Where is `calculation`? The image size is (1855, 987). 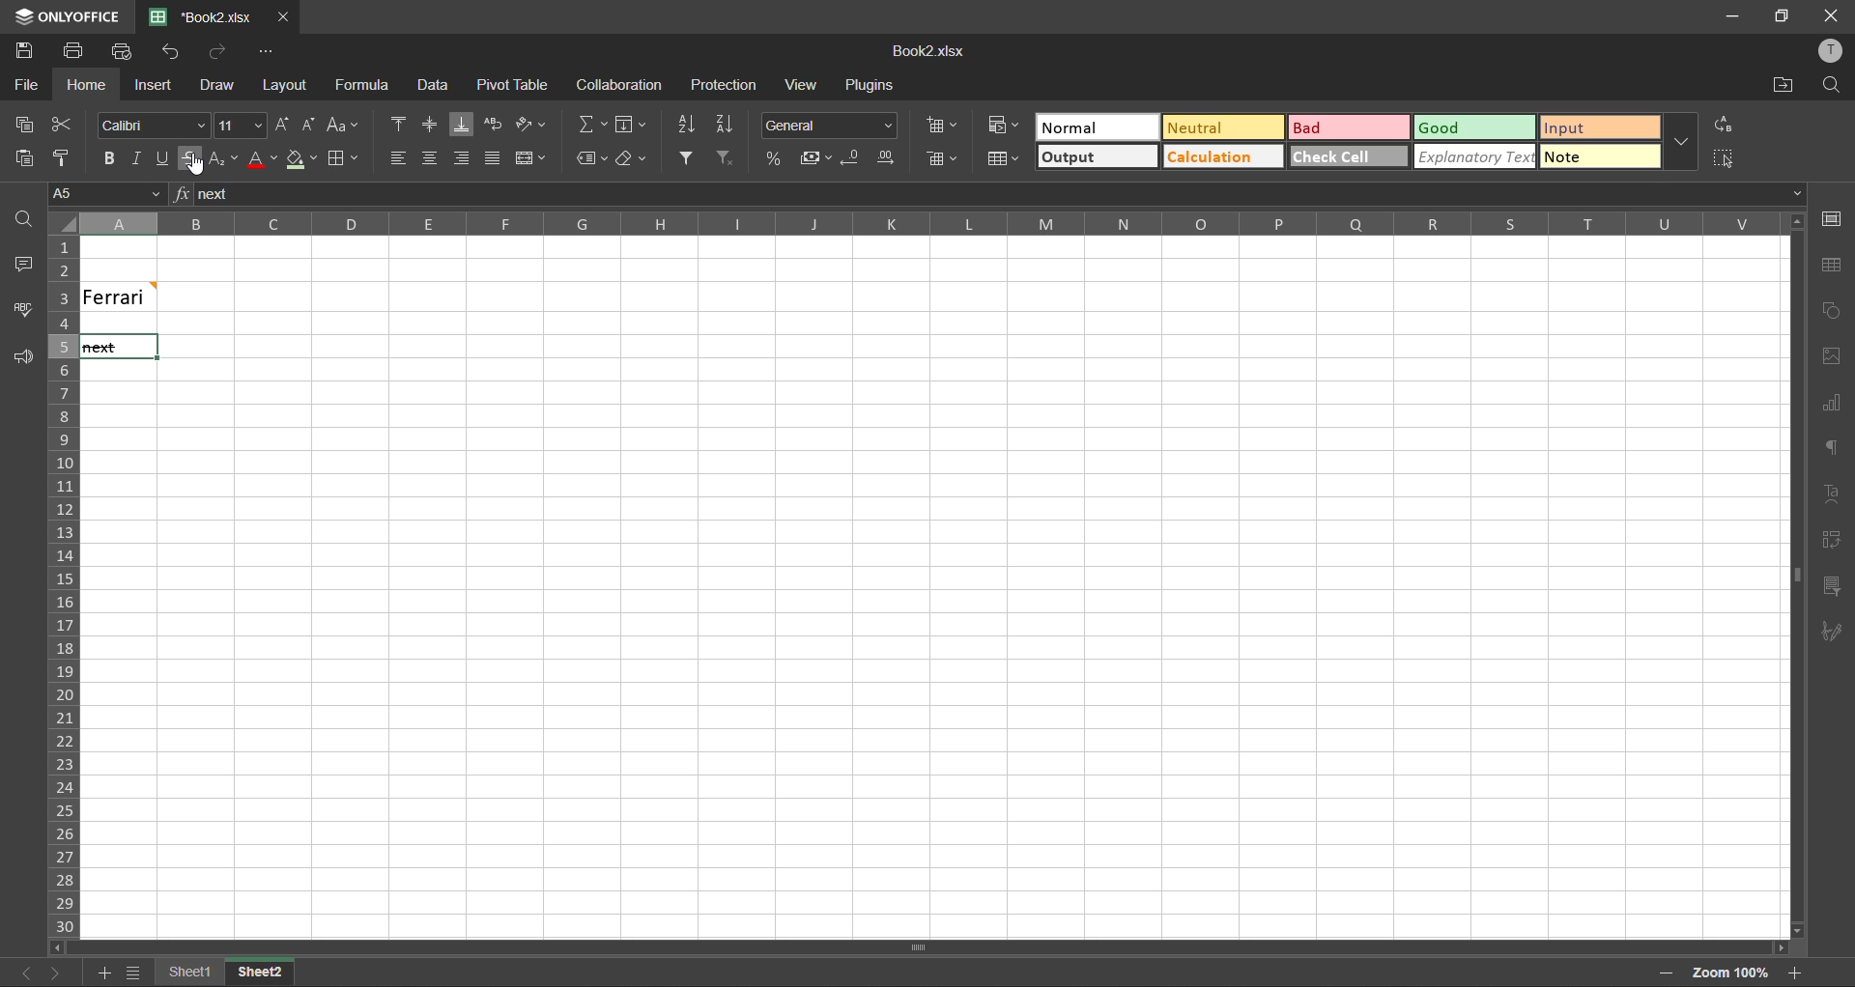 calculation is located at coordinates (1223, 155).